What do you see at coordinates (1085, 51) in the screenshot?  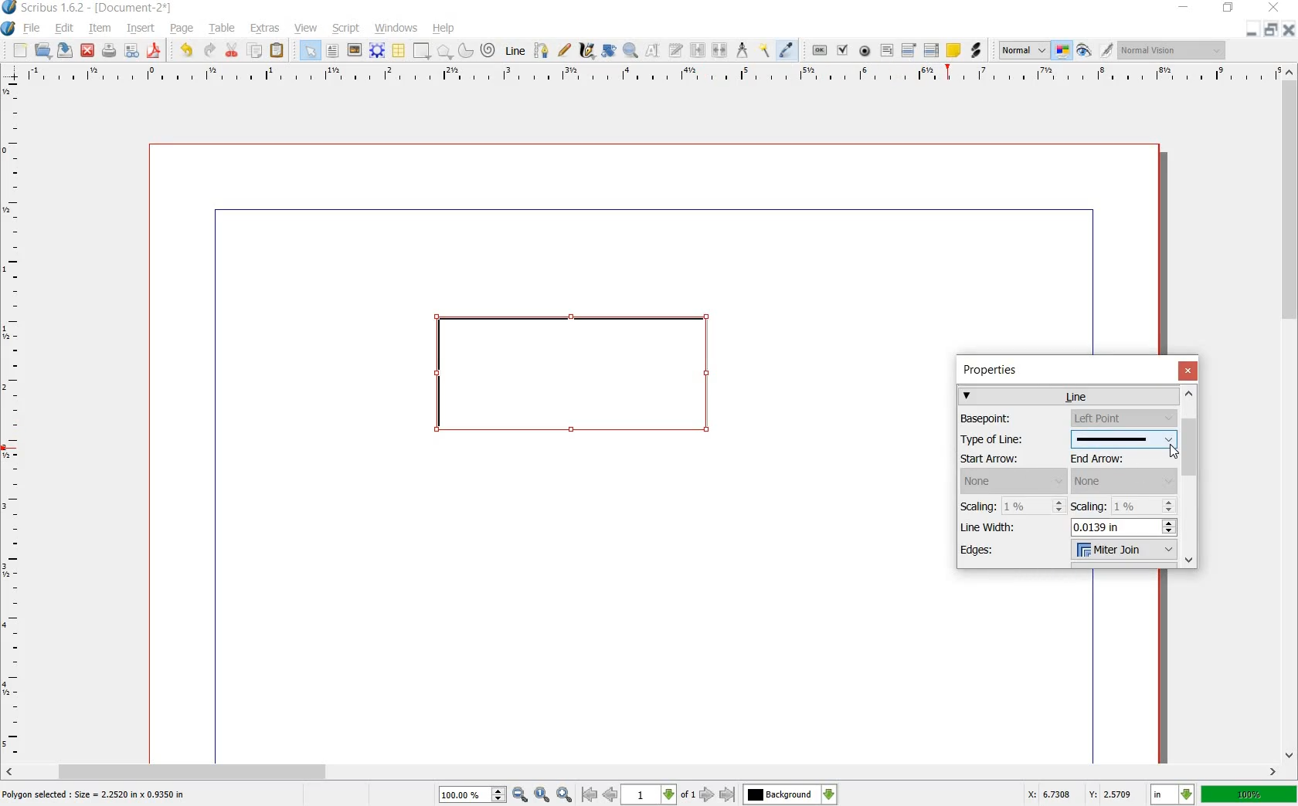 I see `PREVIEW MODE` at bounding box center [1085, 51].